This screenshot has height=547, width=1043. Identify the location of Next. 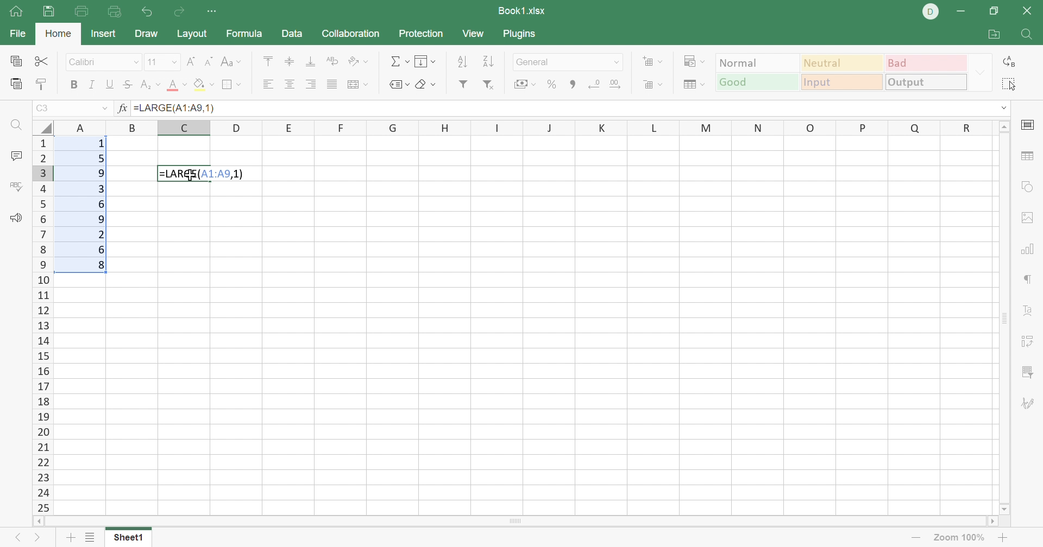
(35, 540).